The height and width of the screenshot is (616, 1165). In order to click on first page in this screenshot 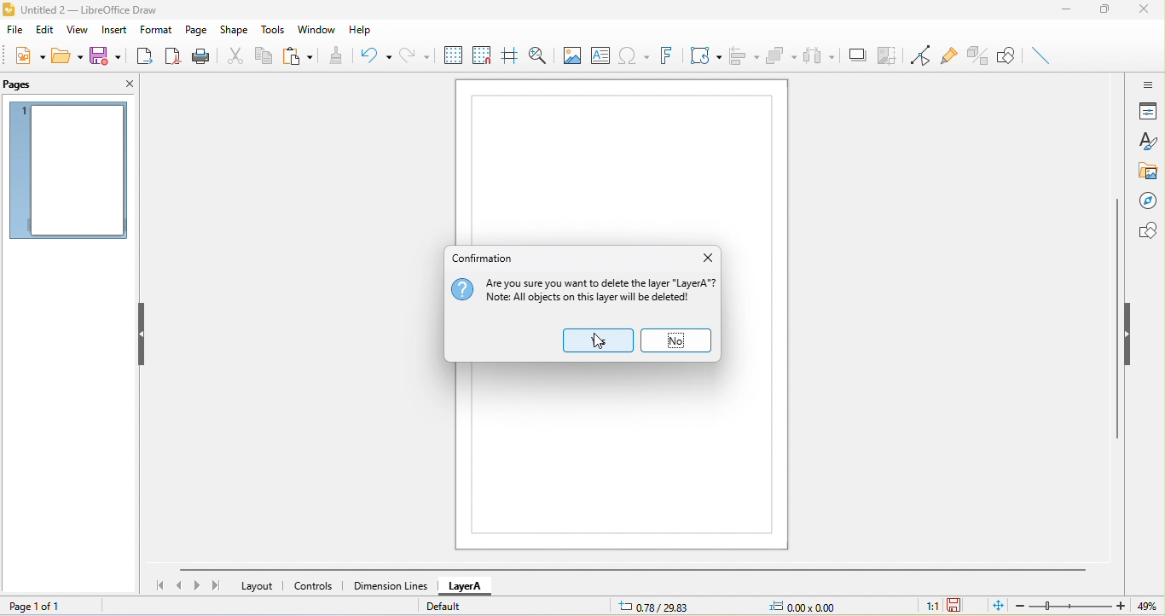, I will do `click(159, 587)`.